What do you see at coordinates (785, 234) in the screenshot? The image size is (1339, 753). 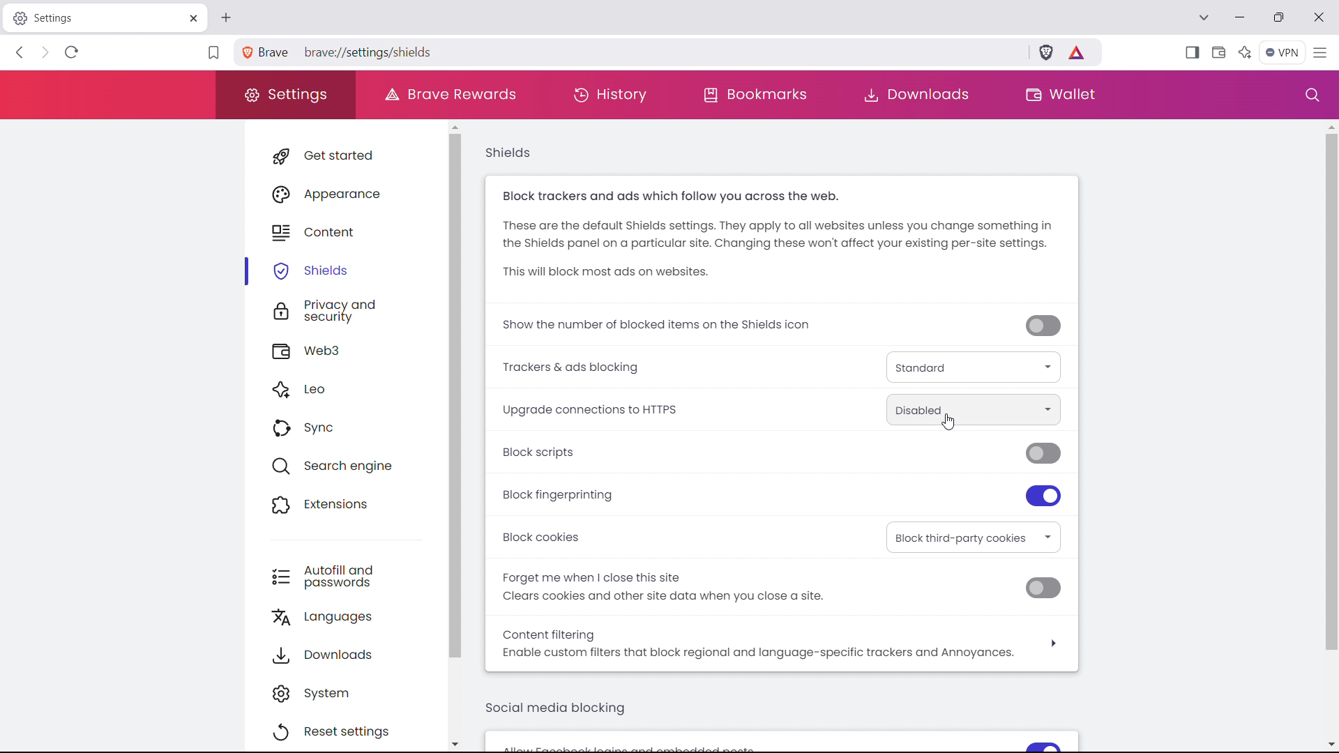 I see `These are the default Shields settings. They apply to all websites unless you change something in
the Shields panel on a particular site. Changing these won't affect your existing per-site settings.` at bounding box center [785, 234].